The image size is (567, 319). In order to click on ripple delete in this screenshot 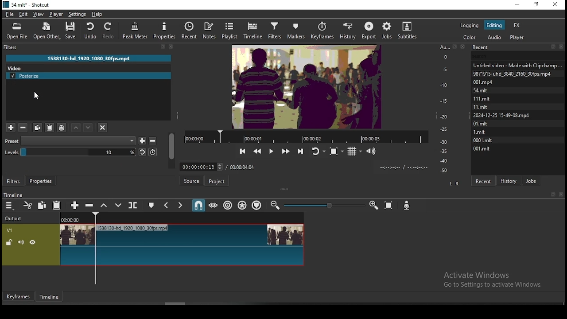, I will do `click(91, 205)`.